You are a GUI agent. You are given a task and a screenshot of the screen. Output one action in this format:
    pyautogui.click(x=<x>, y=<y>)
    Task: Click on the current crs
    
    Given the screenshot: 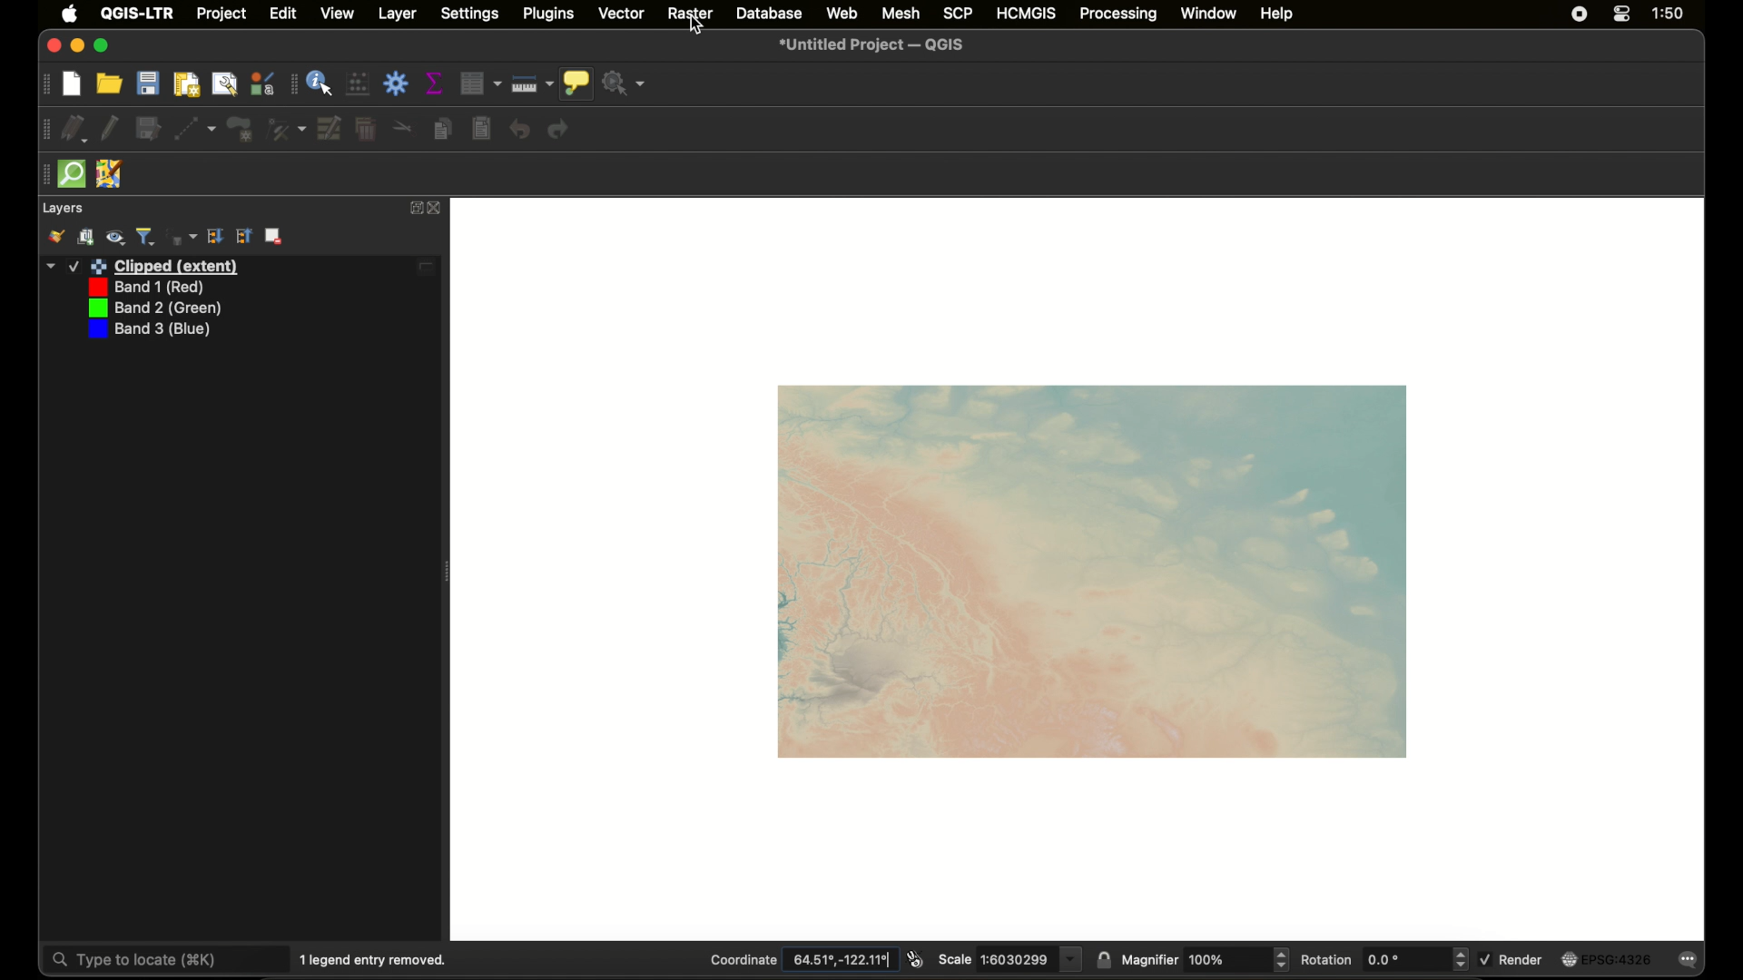 What is the action you would take?
    pyautogui.click(x=1604, y=959)
    